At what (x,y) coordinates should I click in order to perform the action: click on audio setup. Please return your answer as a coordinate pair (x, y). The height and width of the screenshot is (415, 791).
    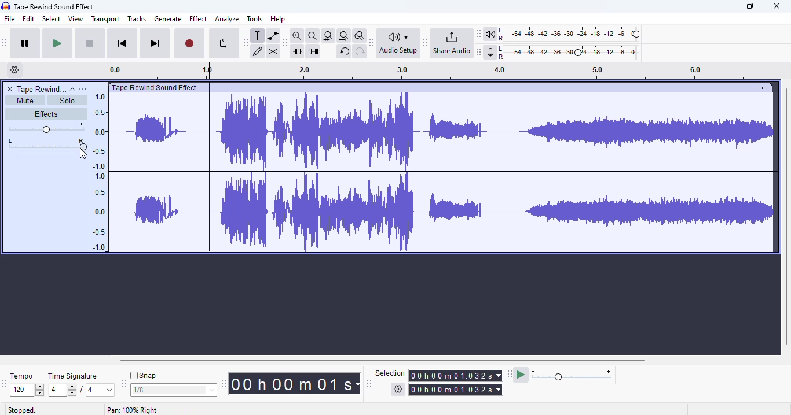
    Looking at the image, I should click on (400, 43).